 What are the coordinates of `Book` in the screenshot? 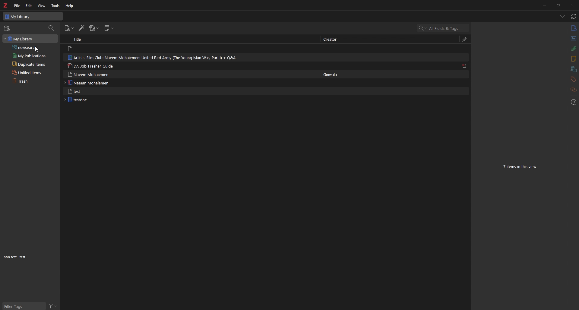 It's located at (75, 100).